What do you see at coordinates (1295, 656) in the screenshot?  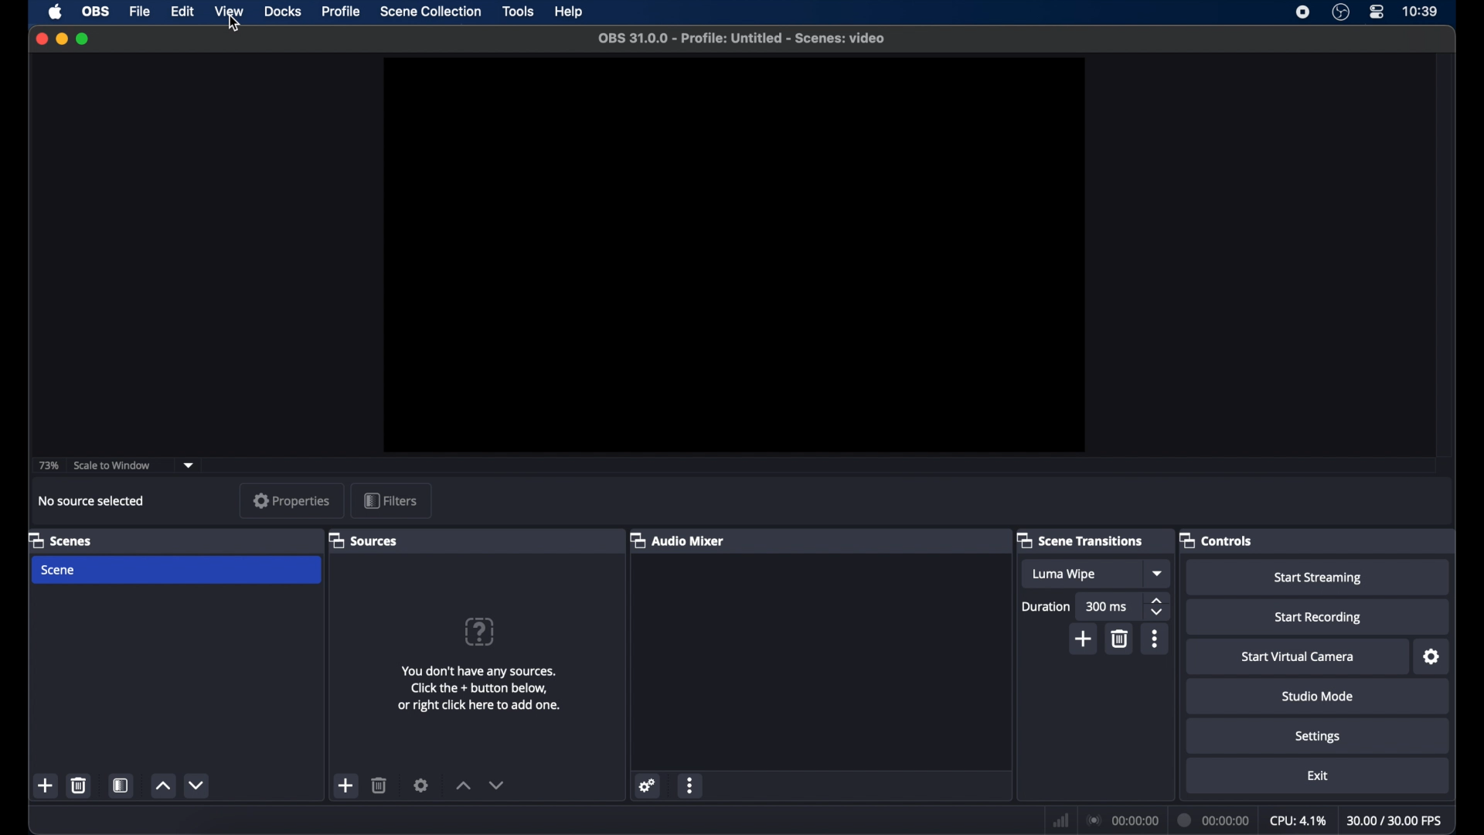 I see `start virtual camera` at bounding box center [1295, 656].